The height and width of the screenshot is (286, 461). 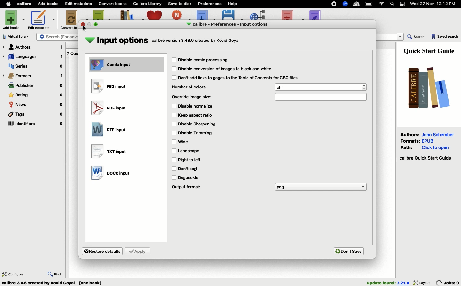 I want to click on Input options, so click(x=117, y=41).